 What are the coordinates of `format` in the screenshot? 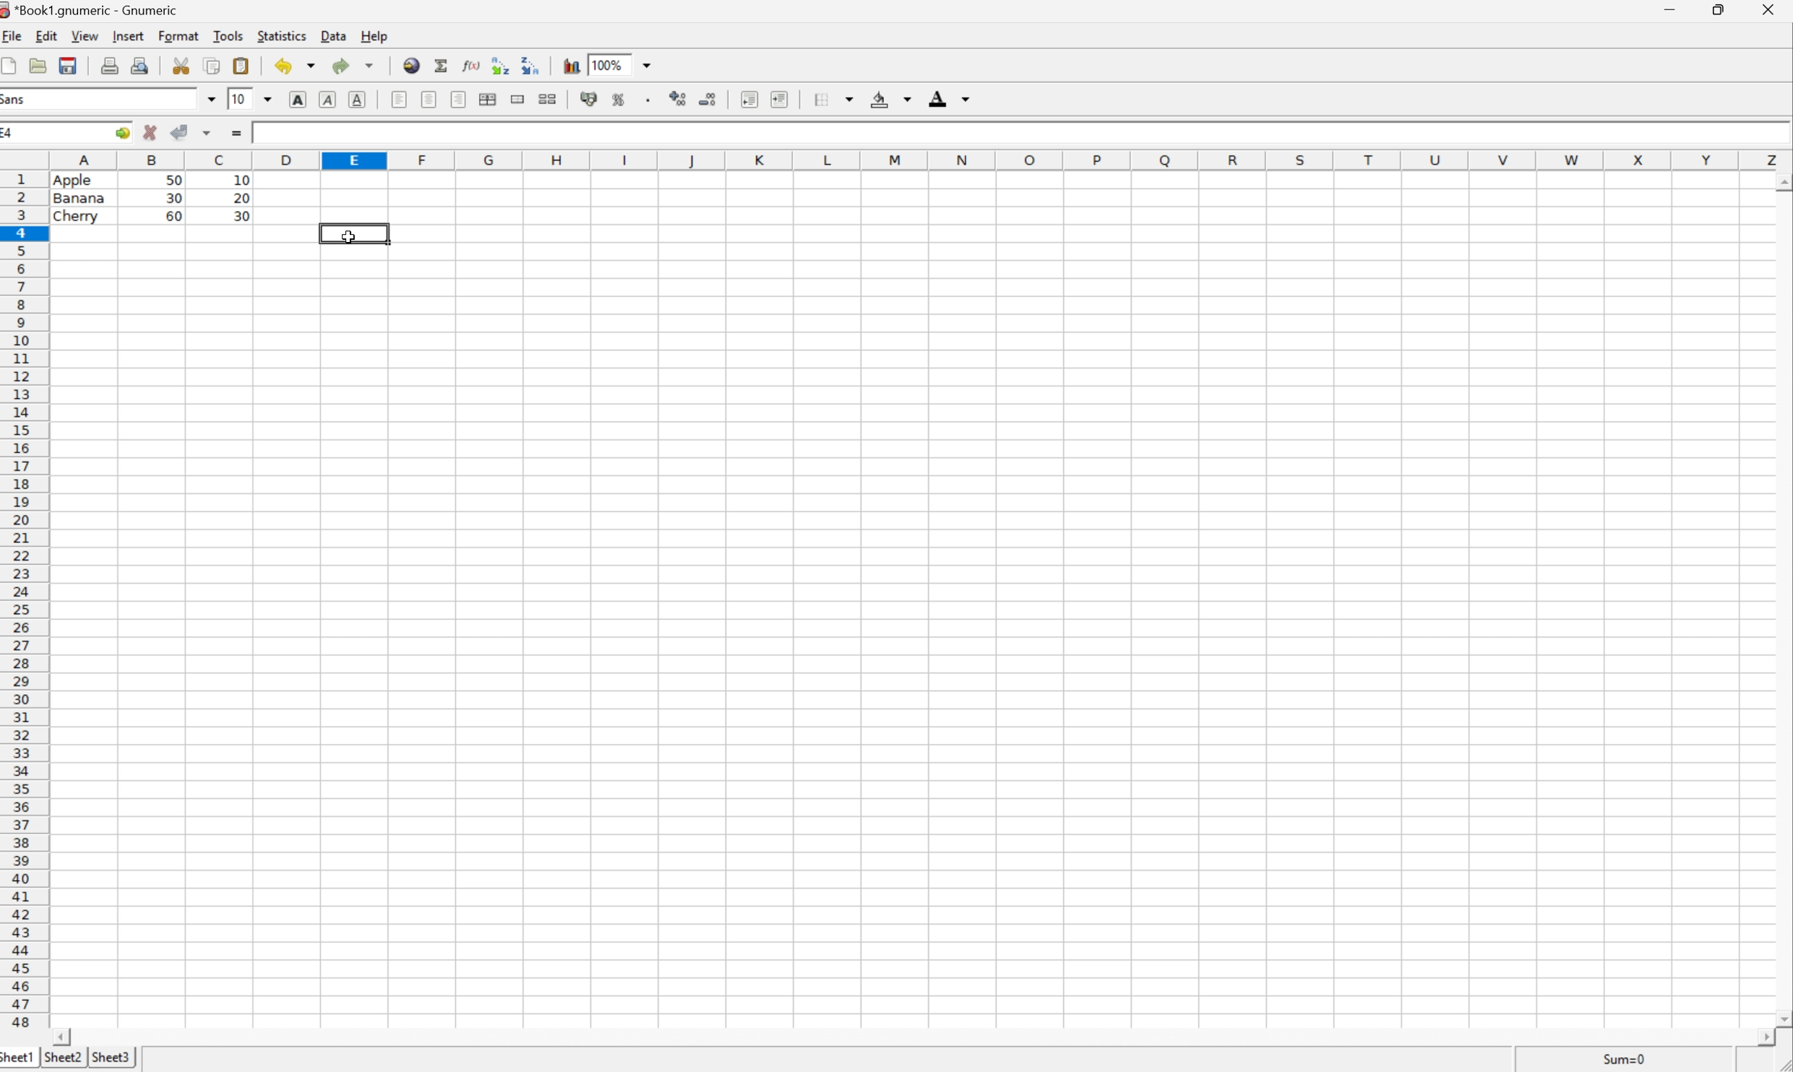 It's located at (179, 35).